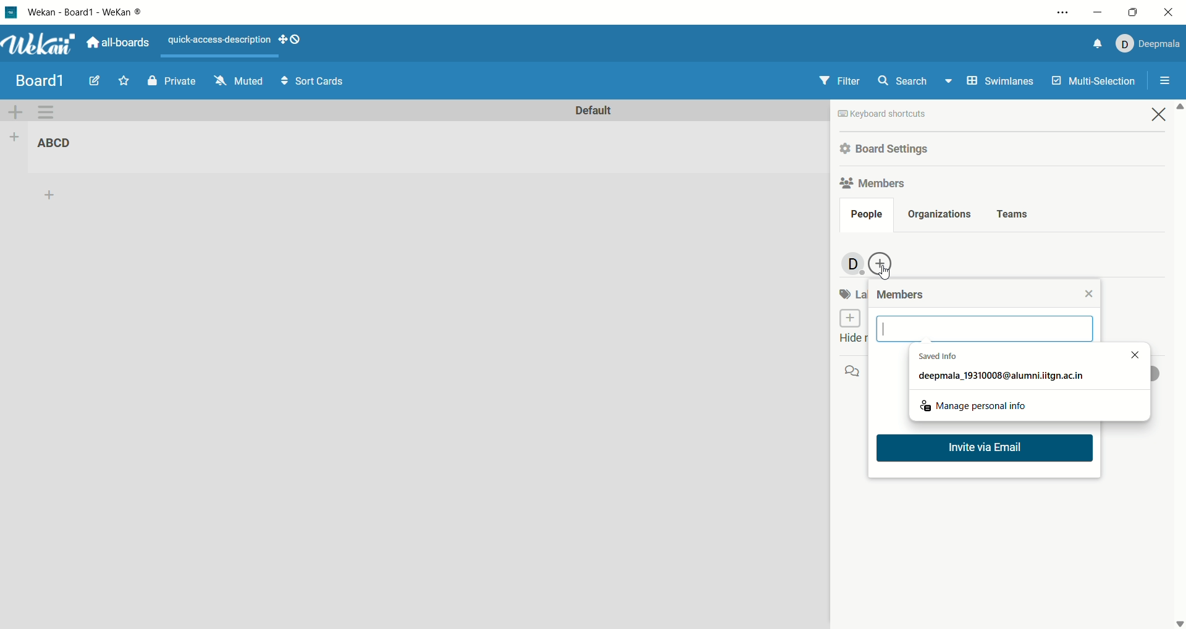  What do you see at coordinates (174, 82) in the screenshot?
I see `private` at bounding box center [174, 82].